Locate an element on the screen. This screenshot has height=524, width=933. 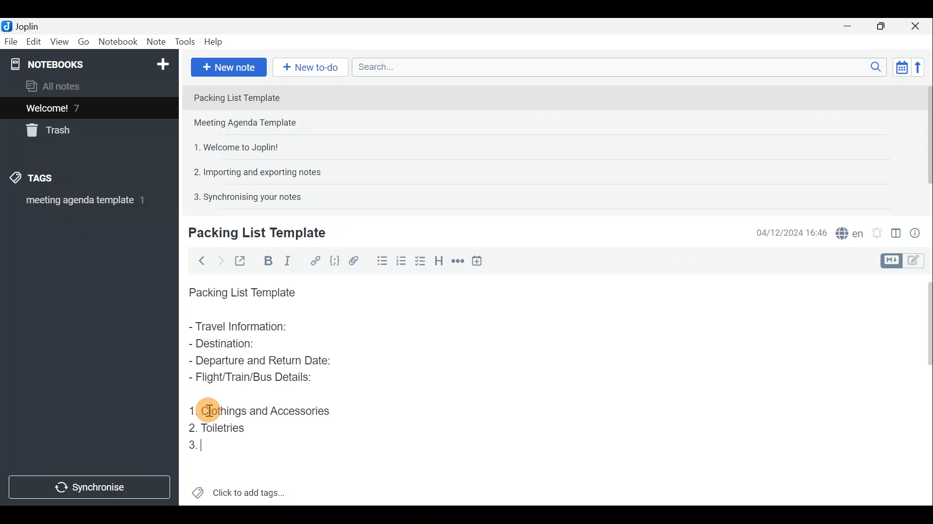
Horizontal rule is located at coordinates (456, 261).